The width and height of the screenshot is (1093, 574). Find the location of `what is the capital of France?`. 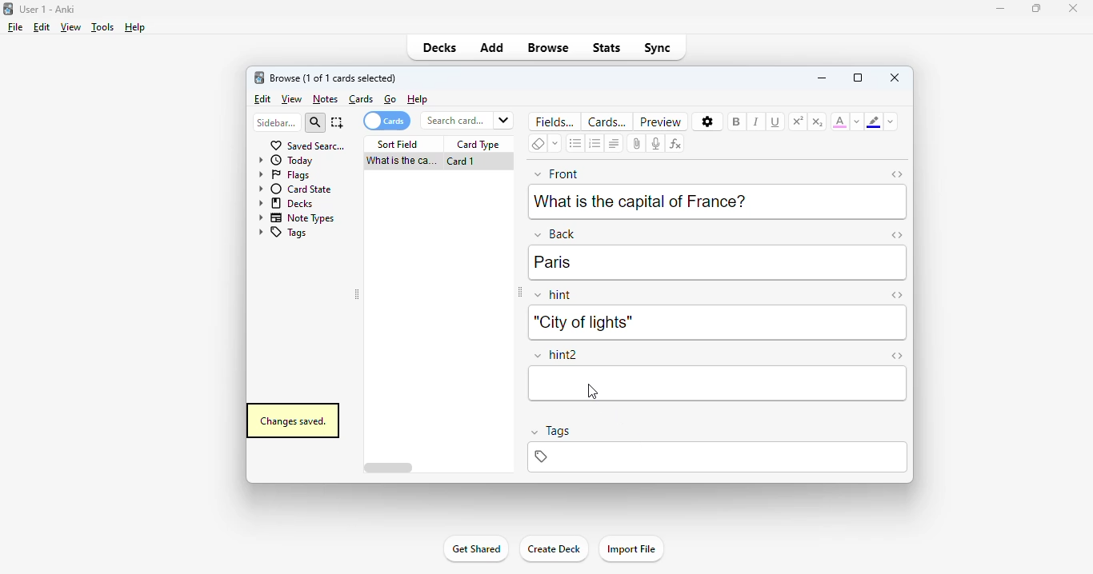

what is the capital of France? is located at coordinates (399, 161).